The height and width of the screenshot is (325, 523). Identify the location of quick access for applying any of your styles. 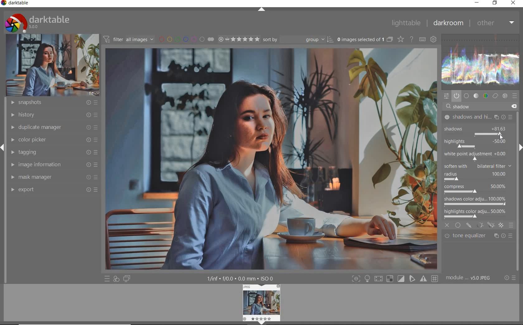
(117, 279).